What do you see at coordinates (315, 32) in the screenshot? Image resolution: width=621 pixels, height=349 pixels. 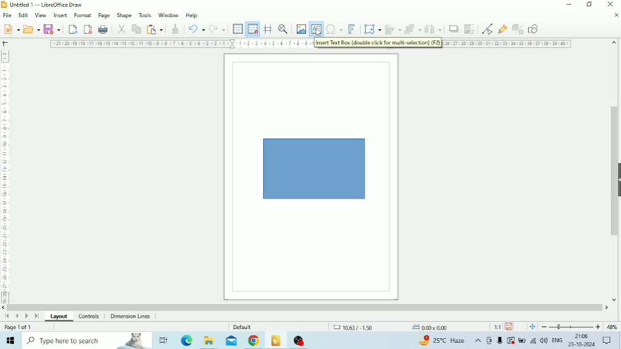 I see `cursor` at bounding box center [315, 32].